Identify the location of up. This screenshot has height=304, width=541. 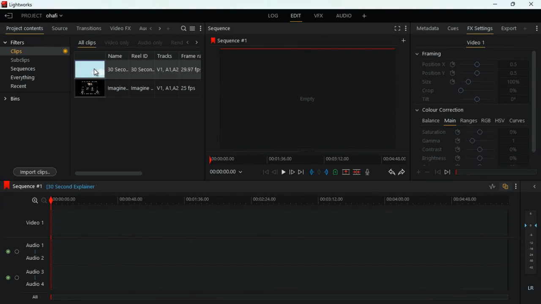
(346, 172).